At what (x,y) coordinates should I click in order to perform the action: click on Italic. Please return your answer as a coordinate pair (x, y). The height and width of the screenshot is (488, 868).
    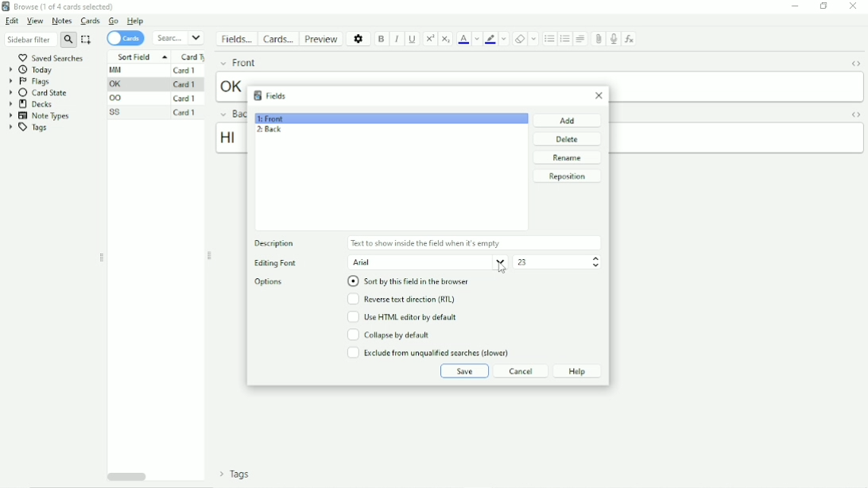
    Looking at the image, I should click on (397, 39).